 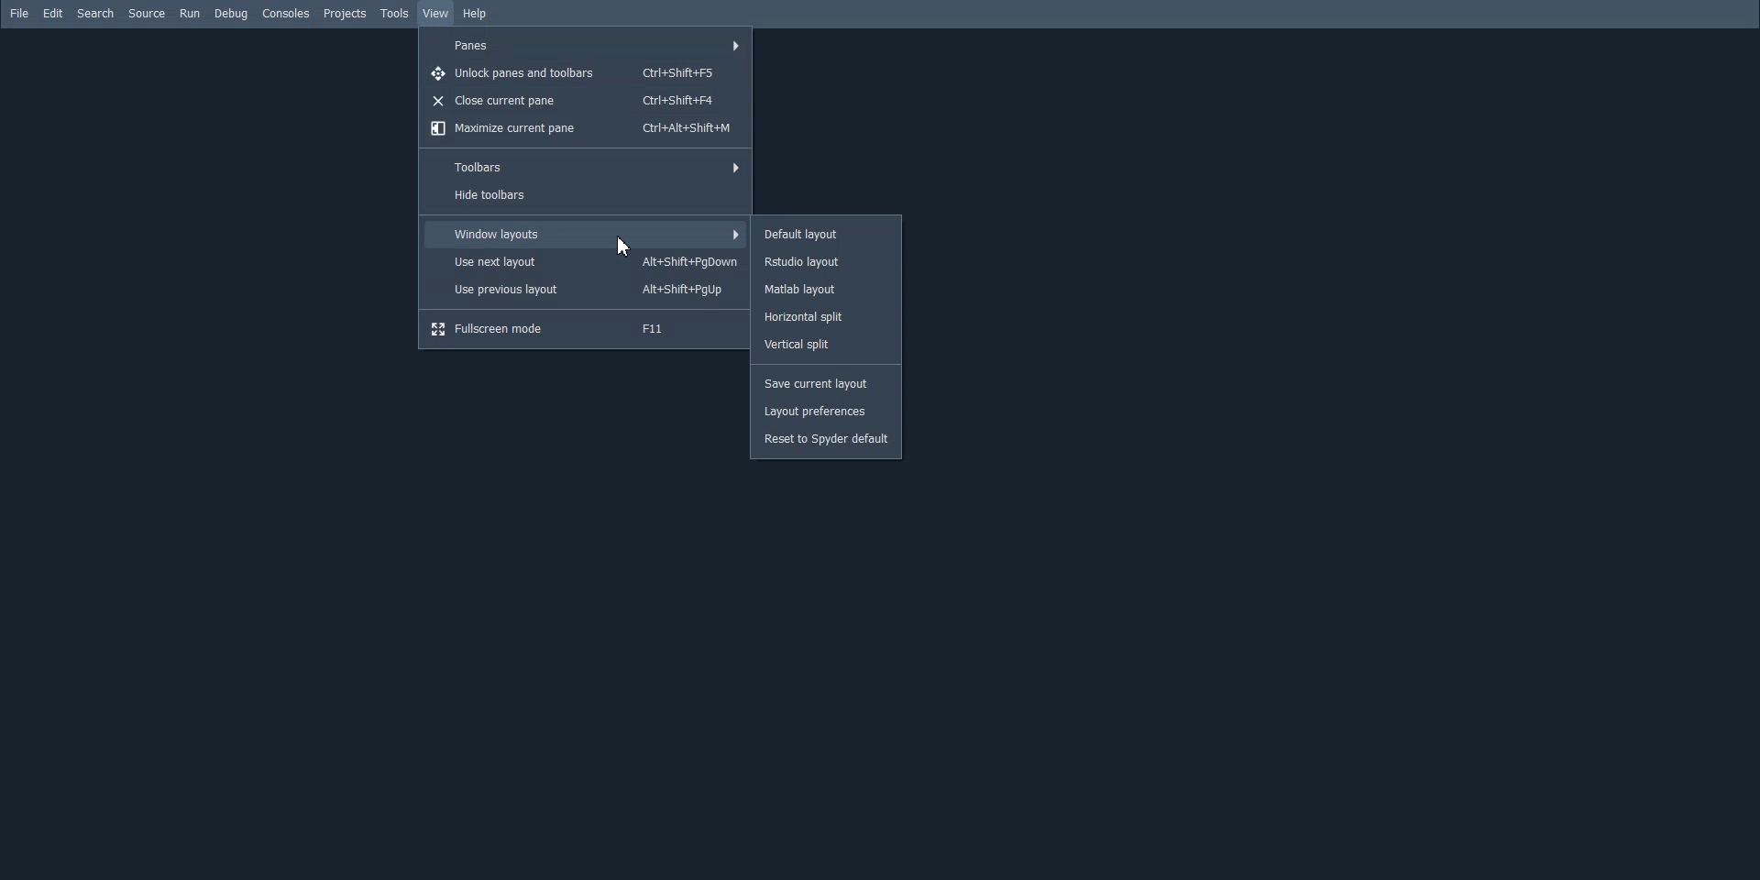 I want to click on Hide toolbars, so click(x=585, y=196).